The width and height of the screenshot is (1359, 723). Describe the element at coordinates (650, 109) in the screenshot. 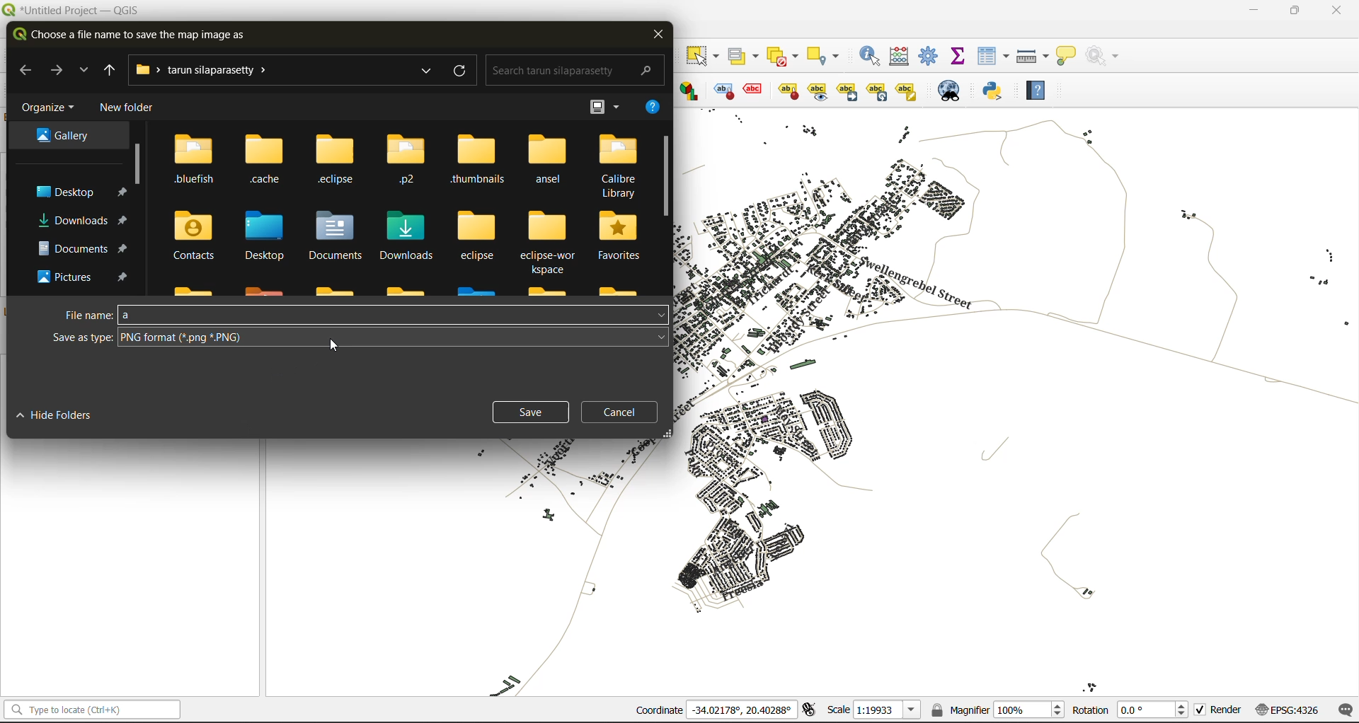

I see `help` at that location.